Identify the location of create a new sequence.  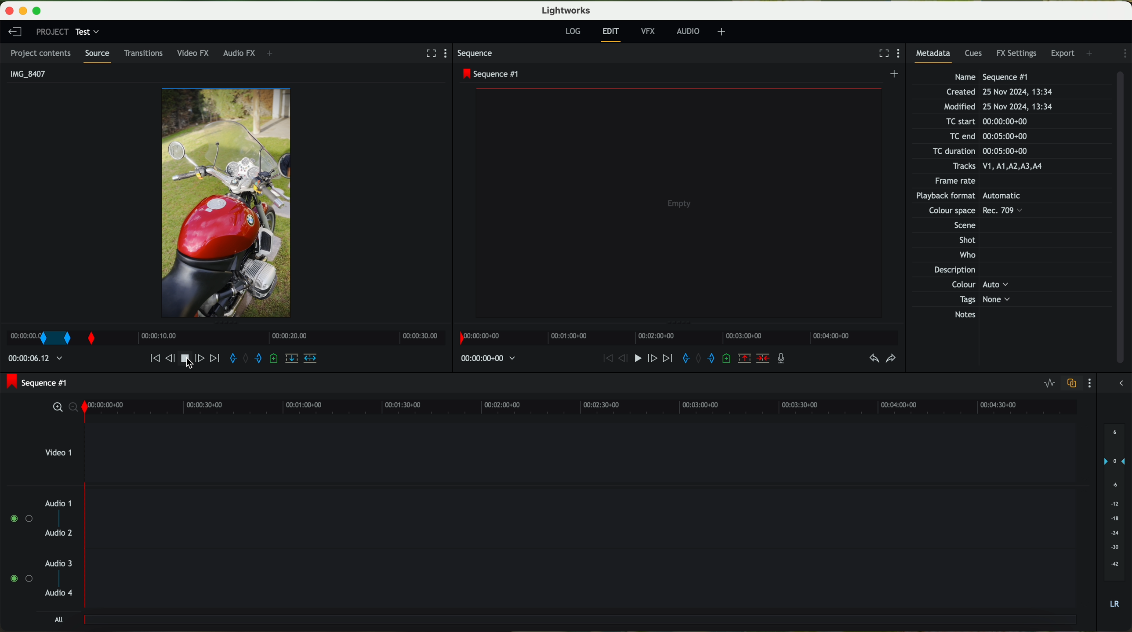
(895, 75).